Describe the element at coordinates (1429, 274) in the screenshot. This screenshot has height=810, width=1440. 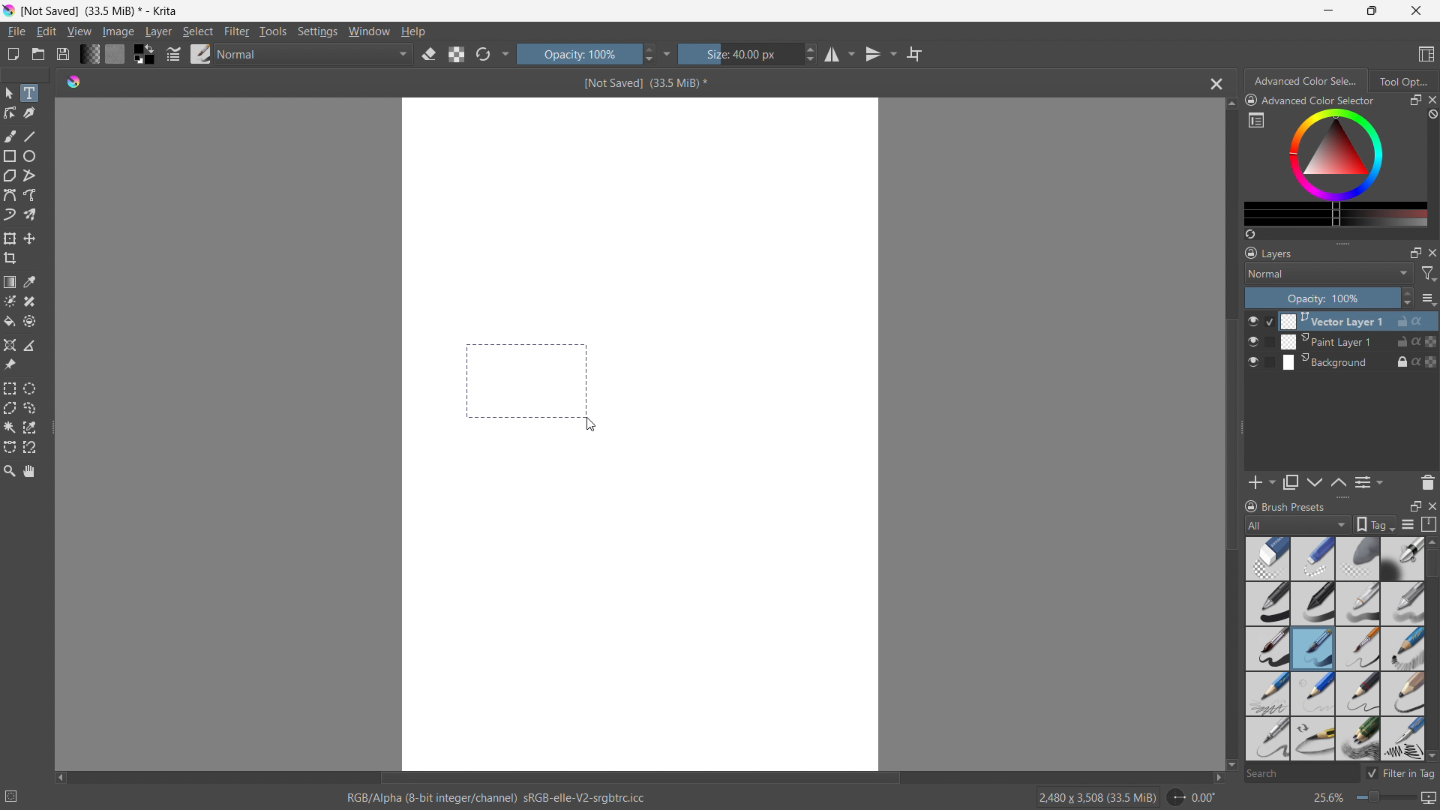
I see `filter` at that location.